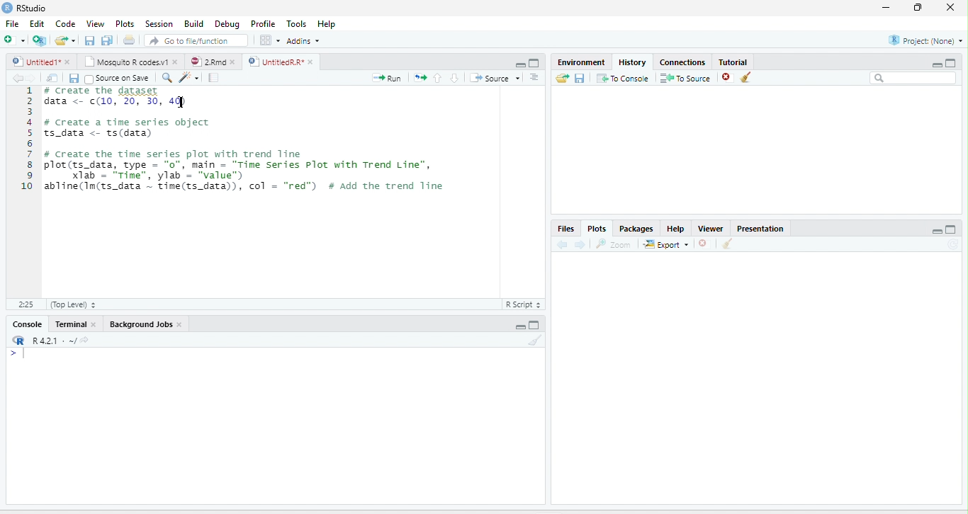 The image size is (968, 514). I want to click on RStudio, so click(24, 7).